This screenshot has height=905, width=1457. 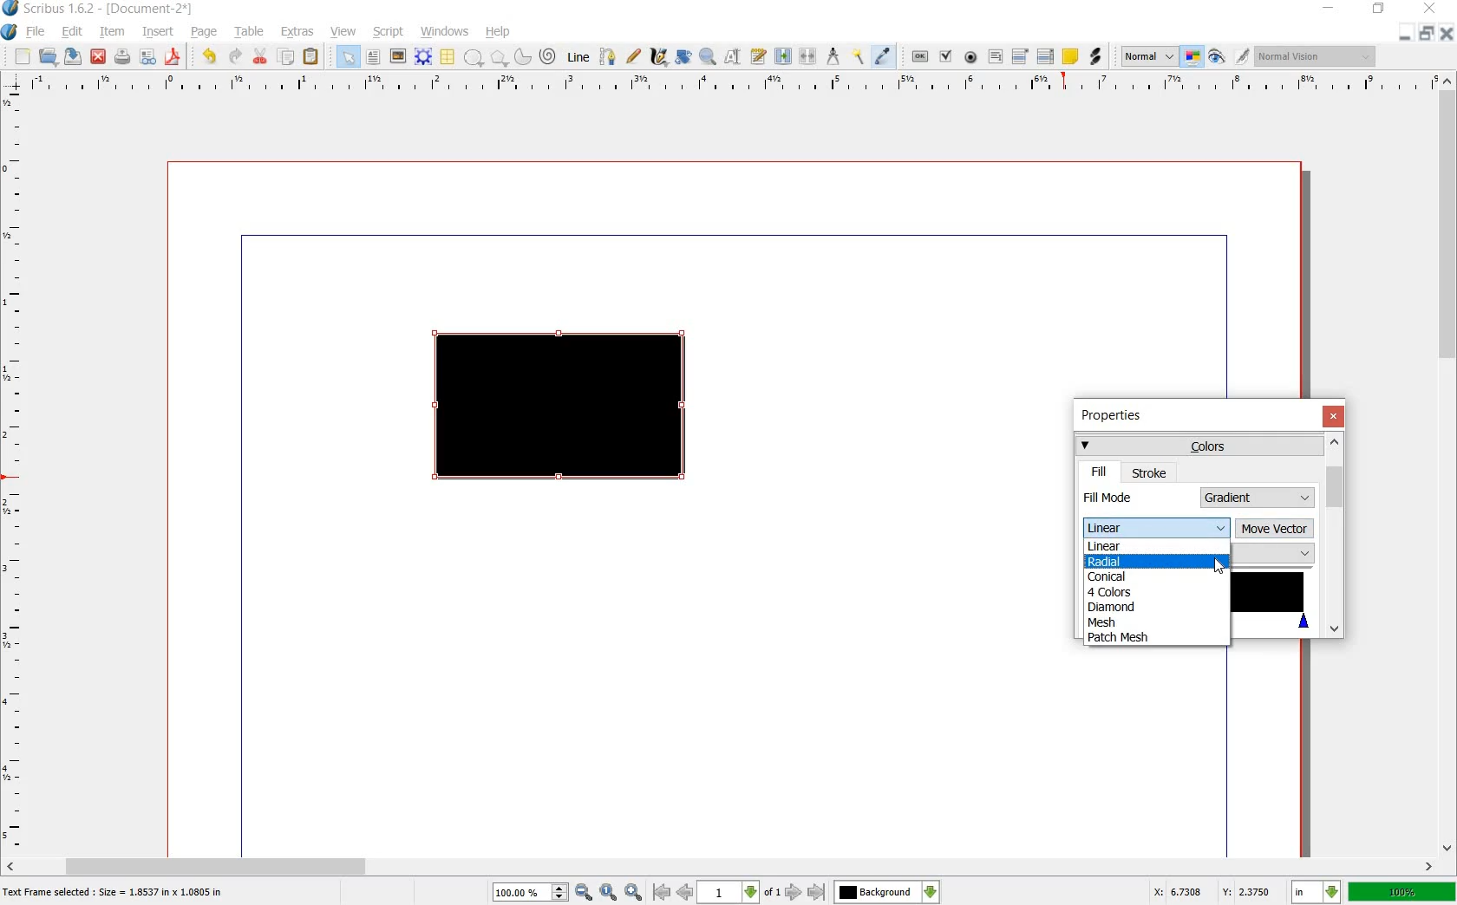 What do you see at coordinates (884, 57) in the screenshot?
I see `eye dropper` at bounding box center [884, 57].